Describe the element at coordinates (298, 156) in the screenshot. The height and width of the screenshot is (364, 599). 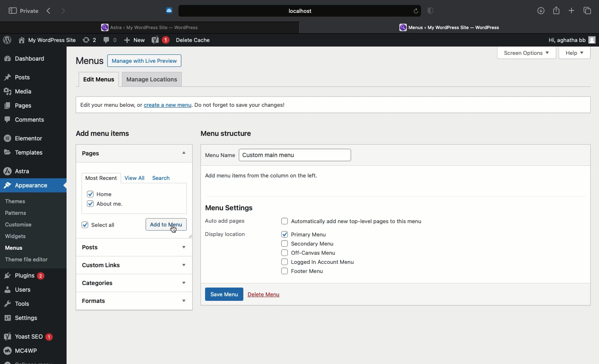
I see `Custom main menu` at that location.